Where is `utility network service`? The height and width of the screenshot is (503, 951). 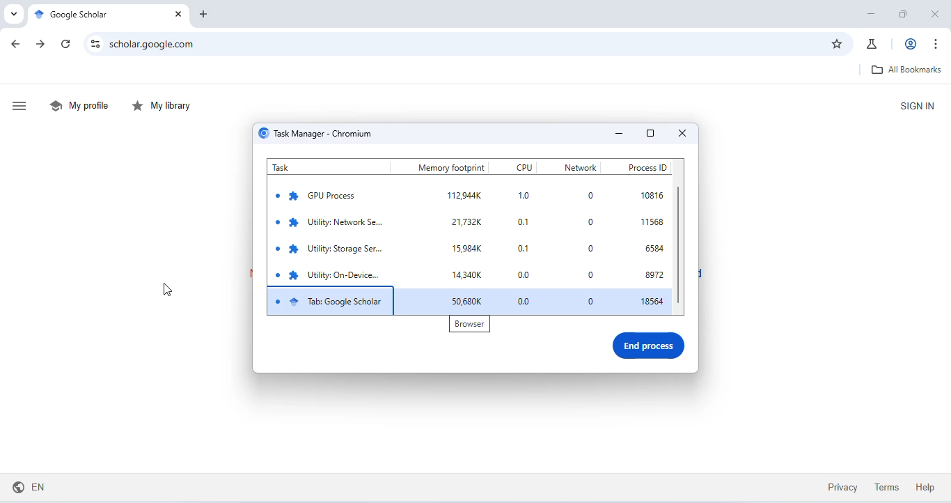
utility network service is located at coordinates (332, 224).